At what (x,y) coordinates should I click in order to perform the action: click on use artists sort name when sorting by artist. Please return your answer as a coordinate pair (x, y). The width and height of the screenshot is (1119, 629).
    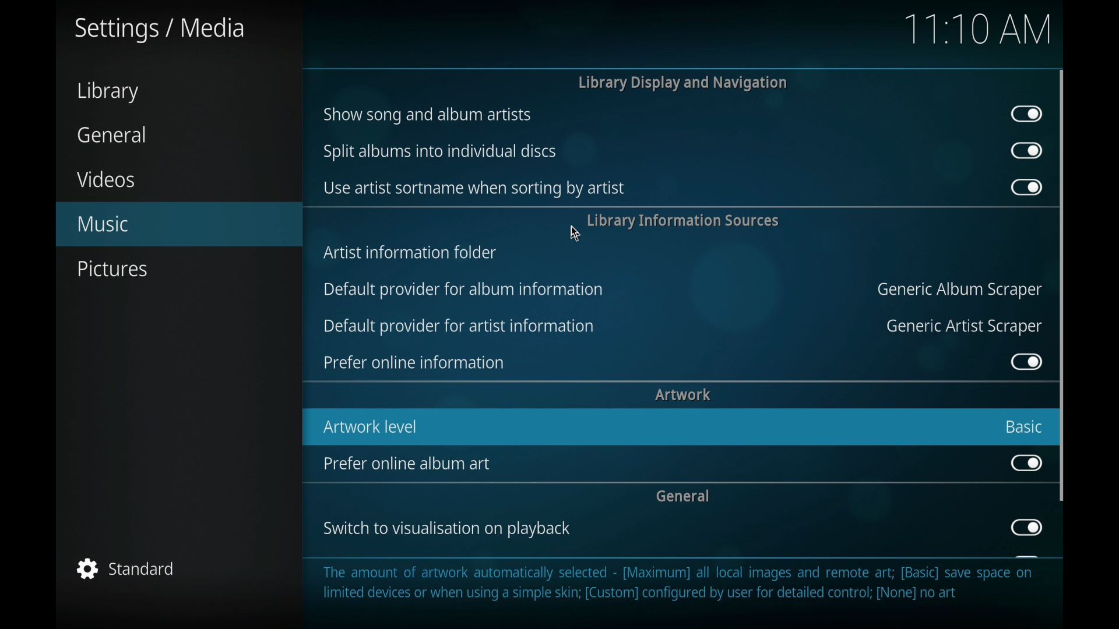
    Looking at the image, I should click on (475, 188).